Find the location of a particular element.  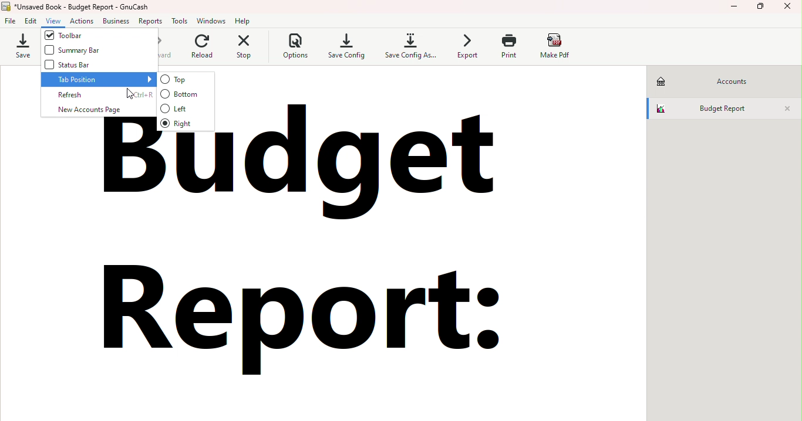

Accounts is located at coordinates (717, 80).